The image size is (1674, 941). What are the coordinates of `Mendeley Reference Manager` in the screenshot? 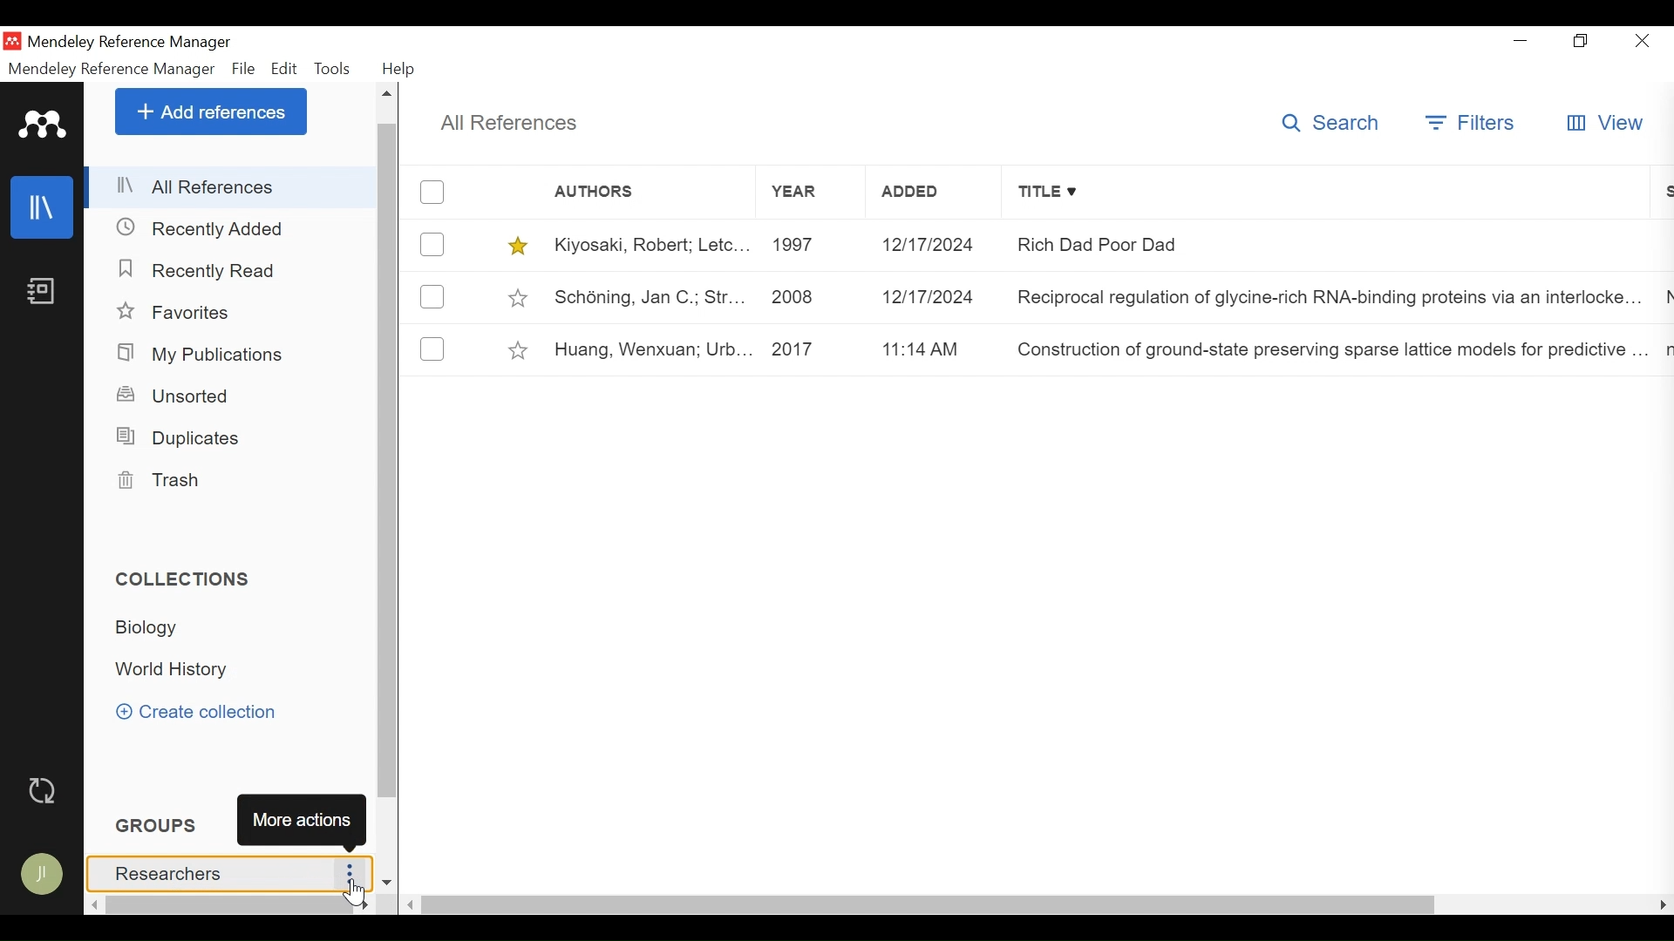 It's located at (129, 42).